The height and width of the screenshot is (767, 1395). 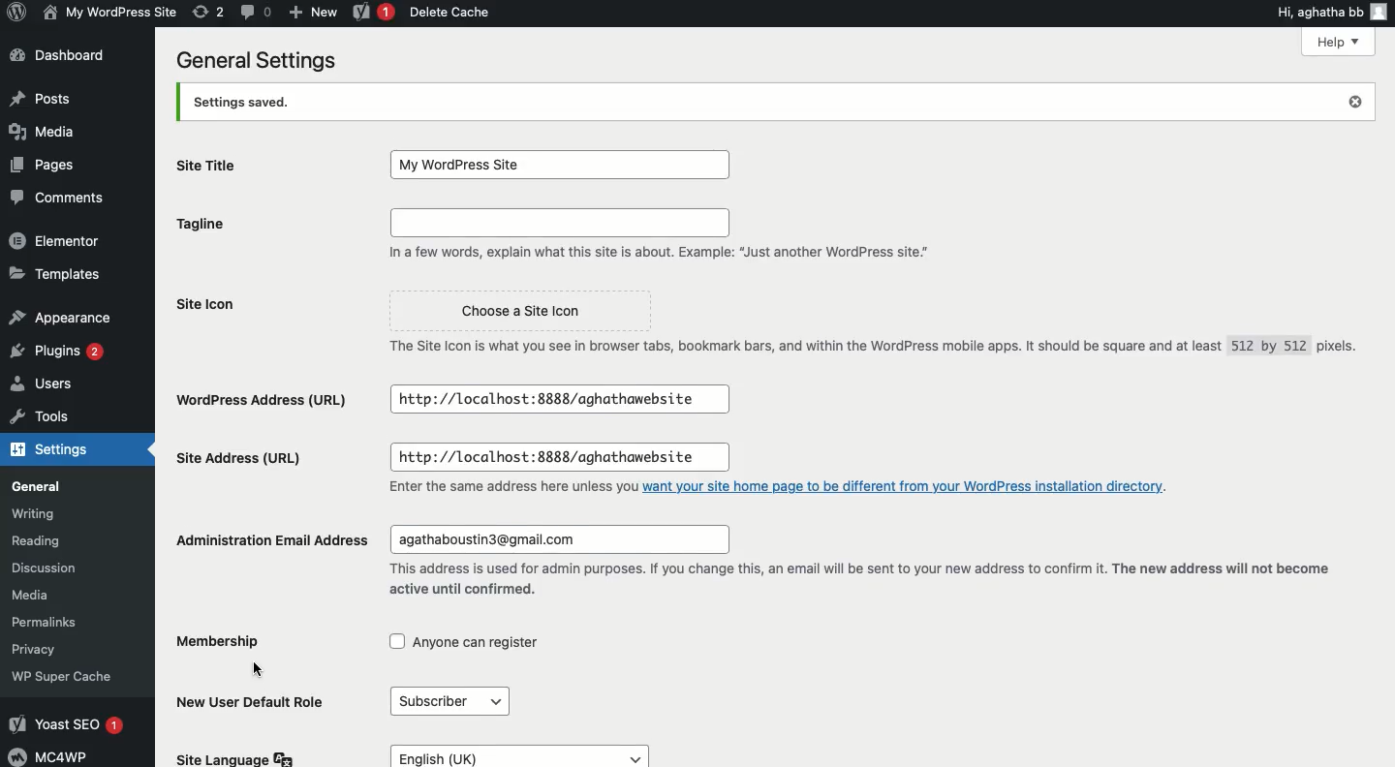 What do you see at coordinates (37, 538) in the screenshot?
I see `Reading` at bounding box center [37, 538].